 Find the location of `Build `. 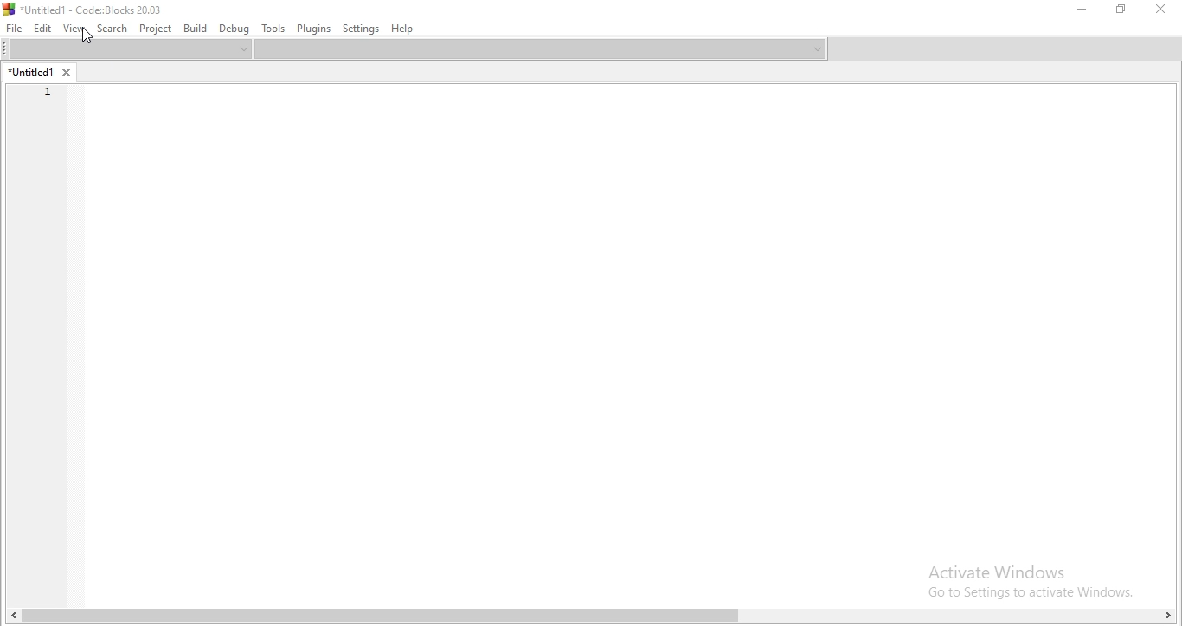

Build  is located at coordinates (193, 29).